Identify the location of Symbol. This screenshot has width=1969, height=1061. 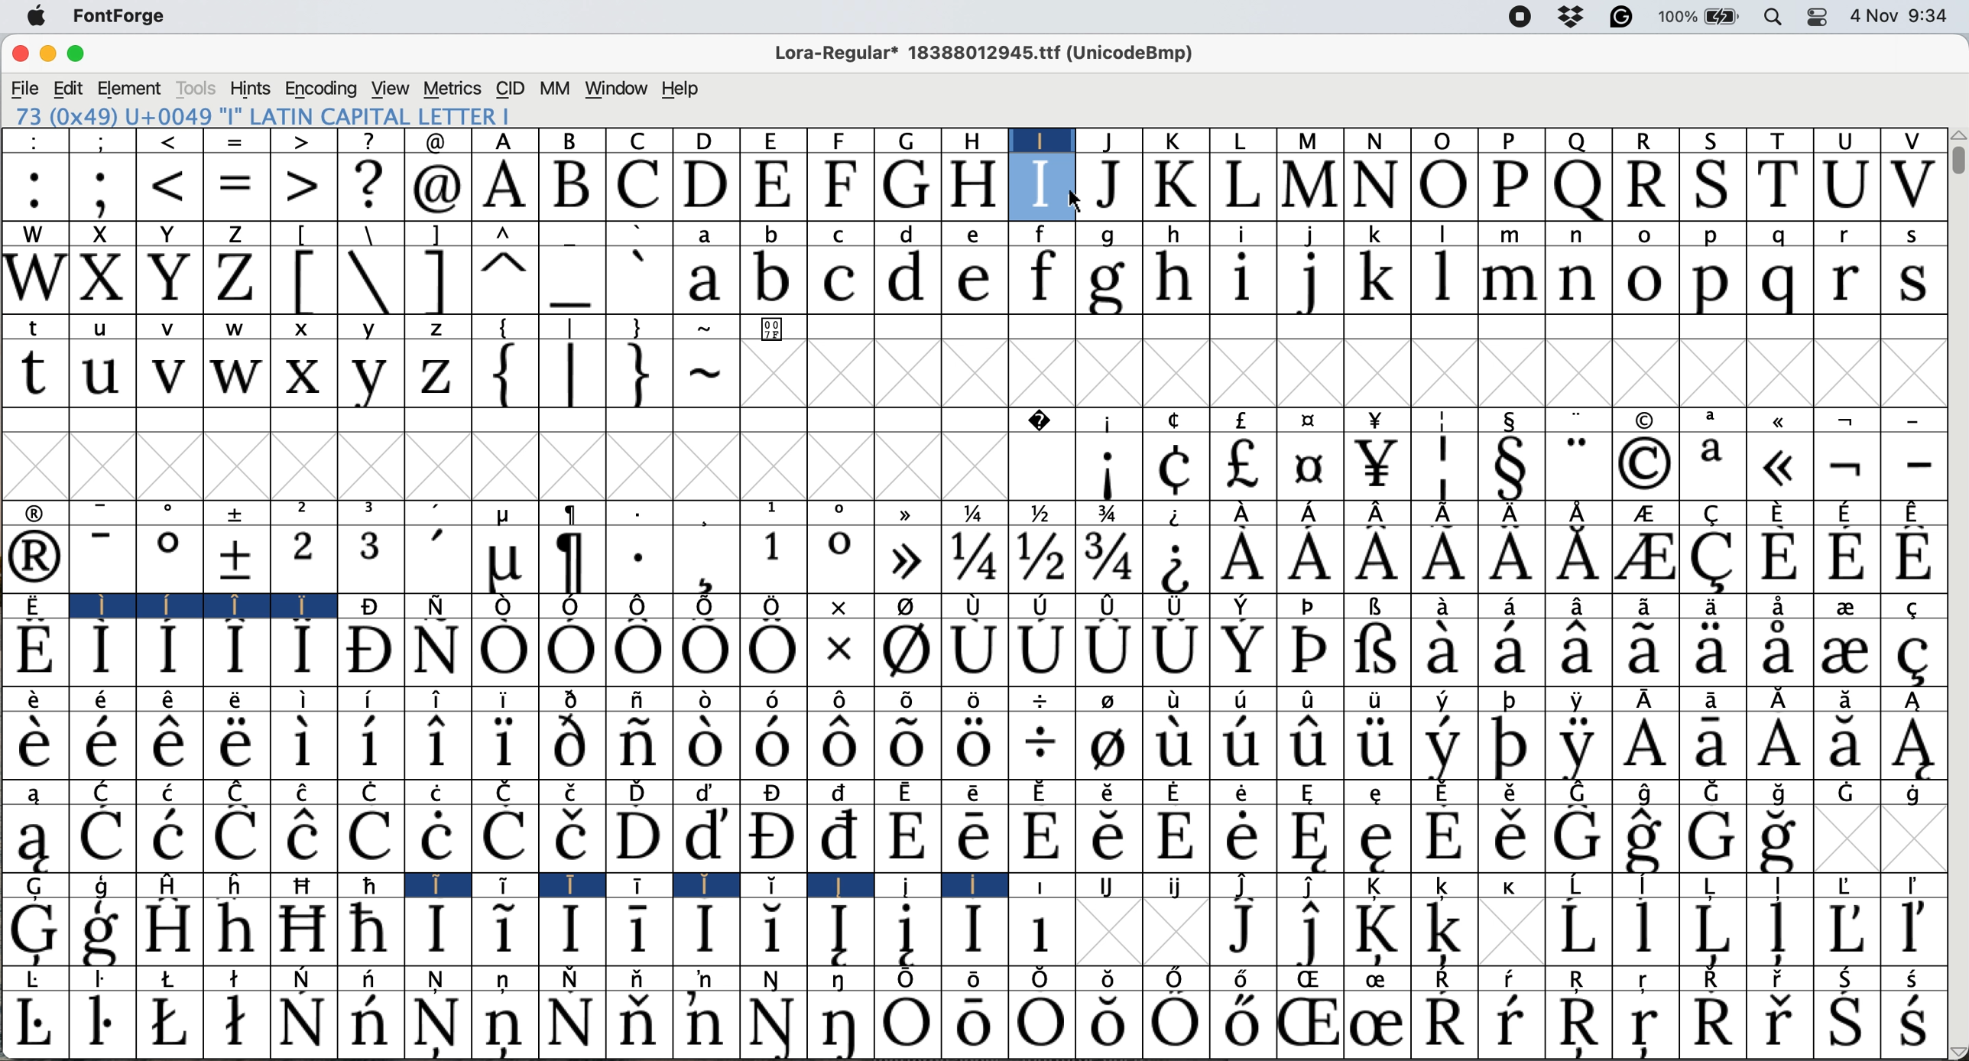
(1575, 746).